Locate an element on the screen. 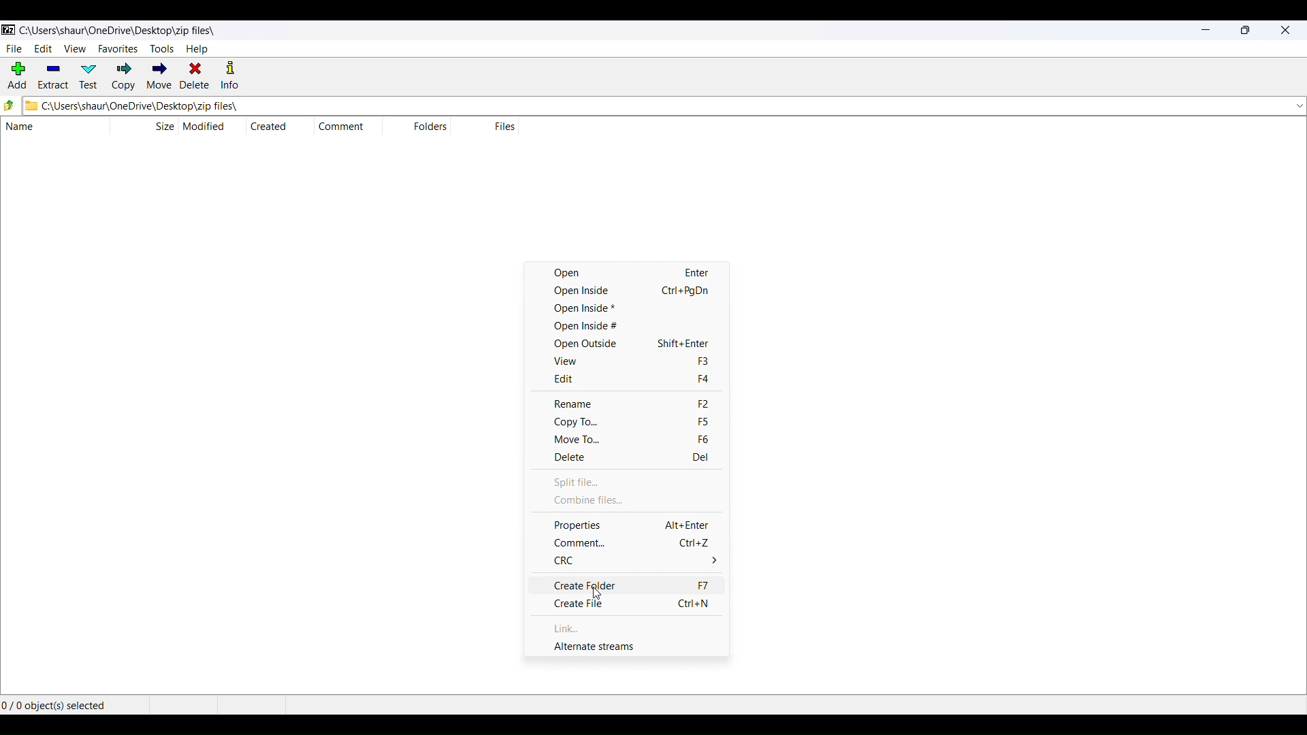 Image resolution: width=1307 pixels, height=735 pixels. HELP is located at coordinates (197, 49).